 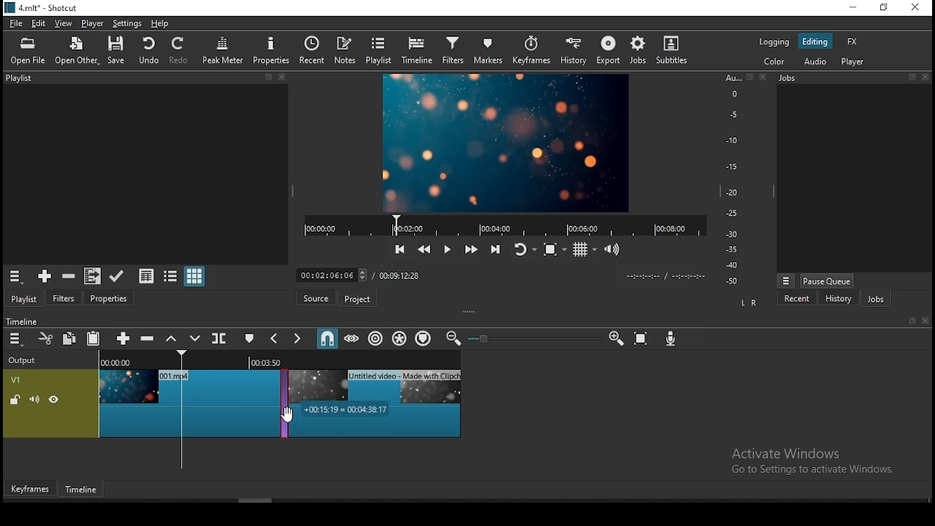 I want to click on scale, so click(x=736, y=178).